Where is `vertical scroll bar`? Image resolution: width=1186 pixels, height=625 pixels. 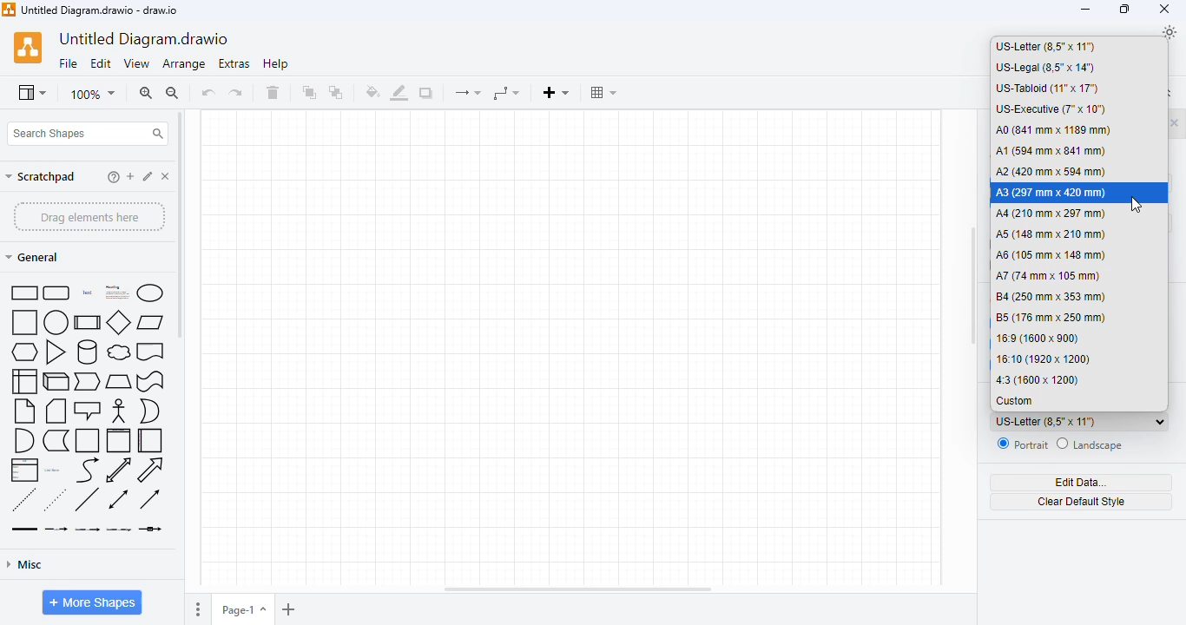 vertical scroll bar is located at coordinates (180, 224).